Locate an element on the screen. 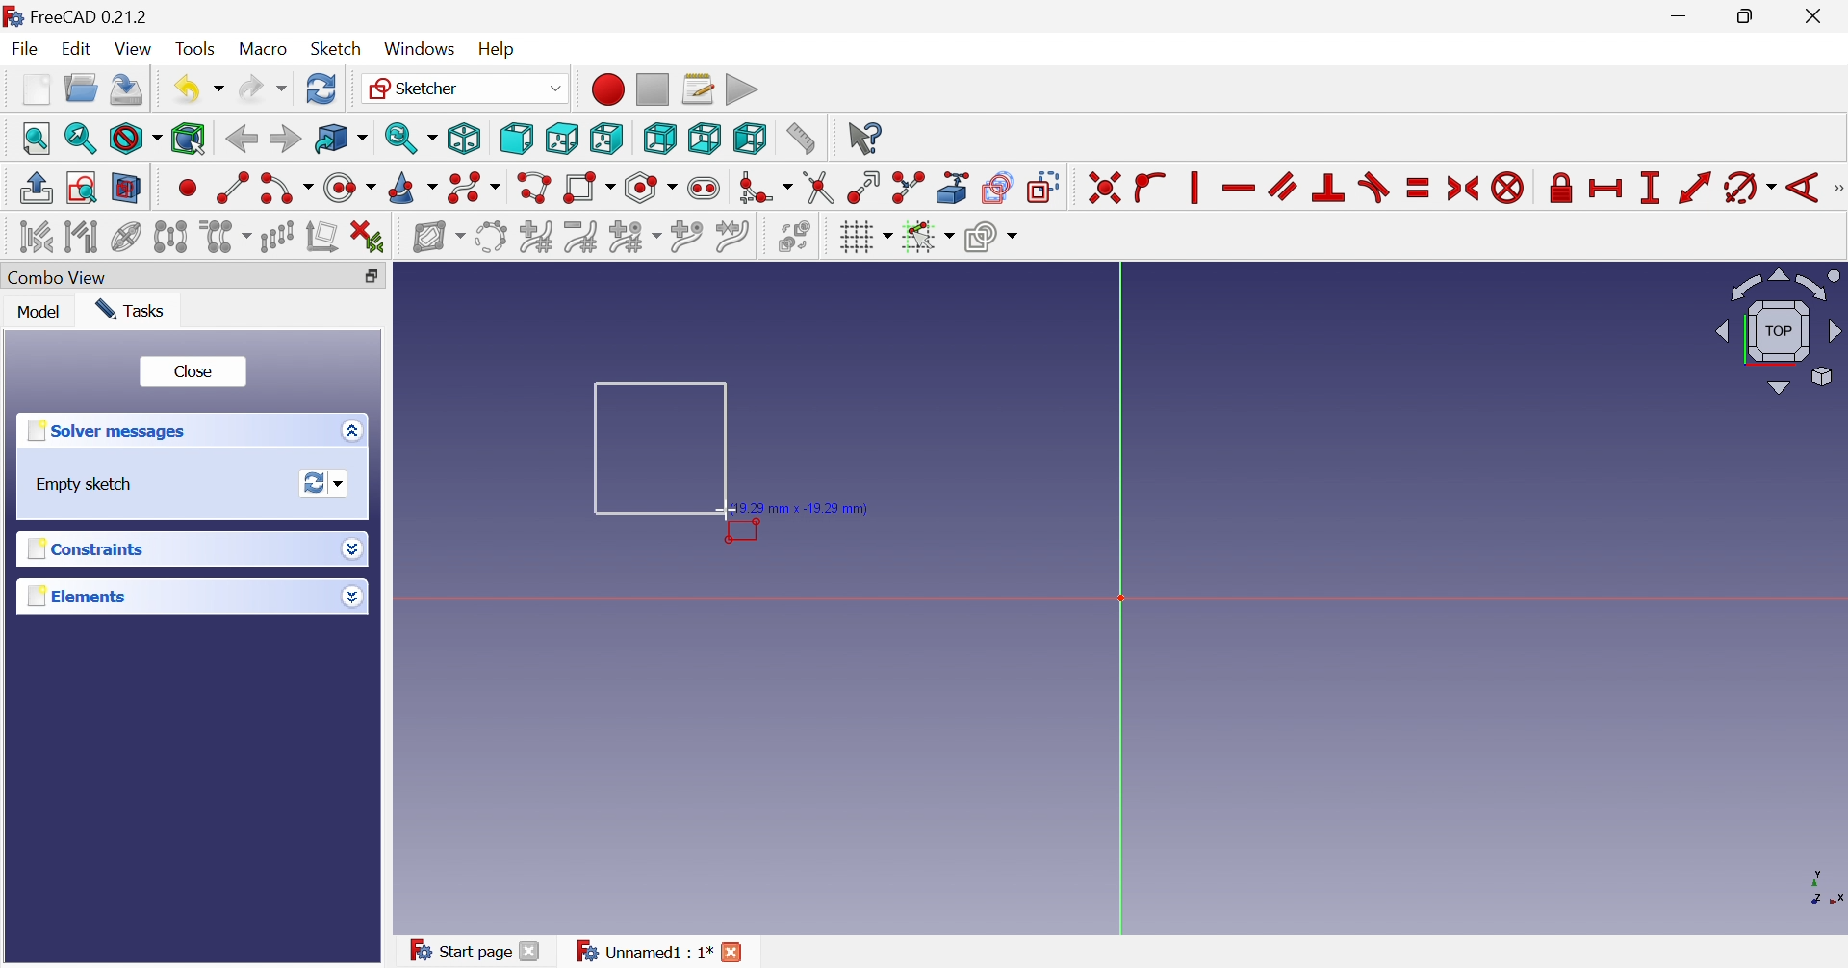 This screenshot has width=1848, height=968. Options is located at coordinates (347, 432).